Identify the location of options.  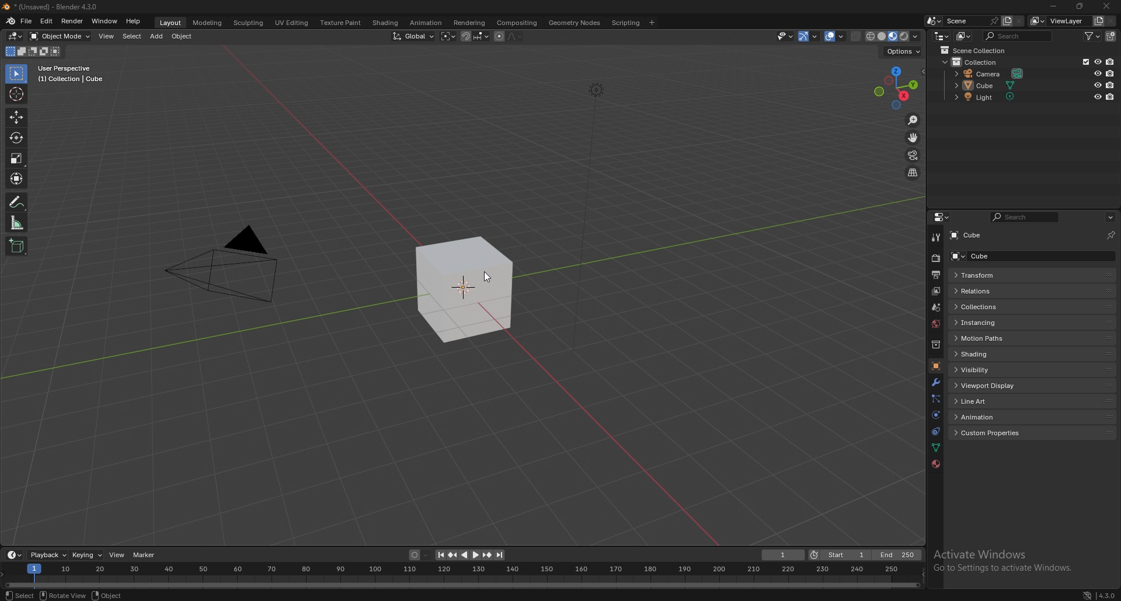
(903, 51).